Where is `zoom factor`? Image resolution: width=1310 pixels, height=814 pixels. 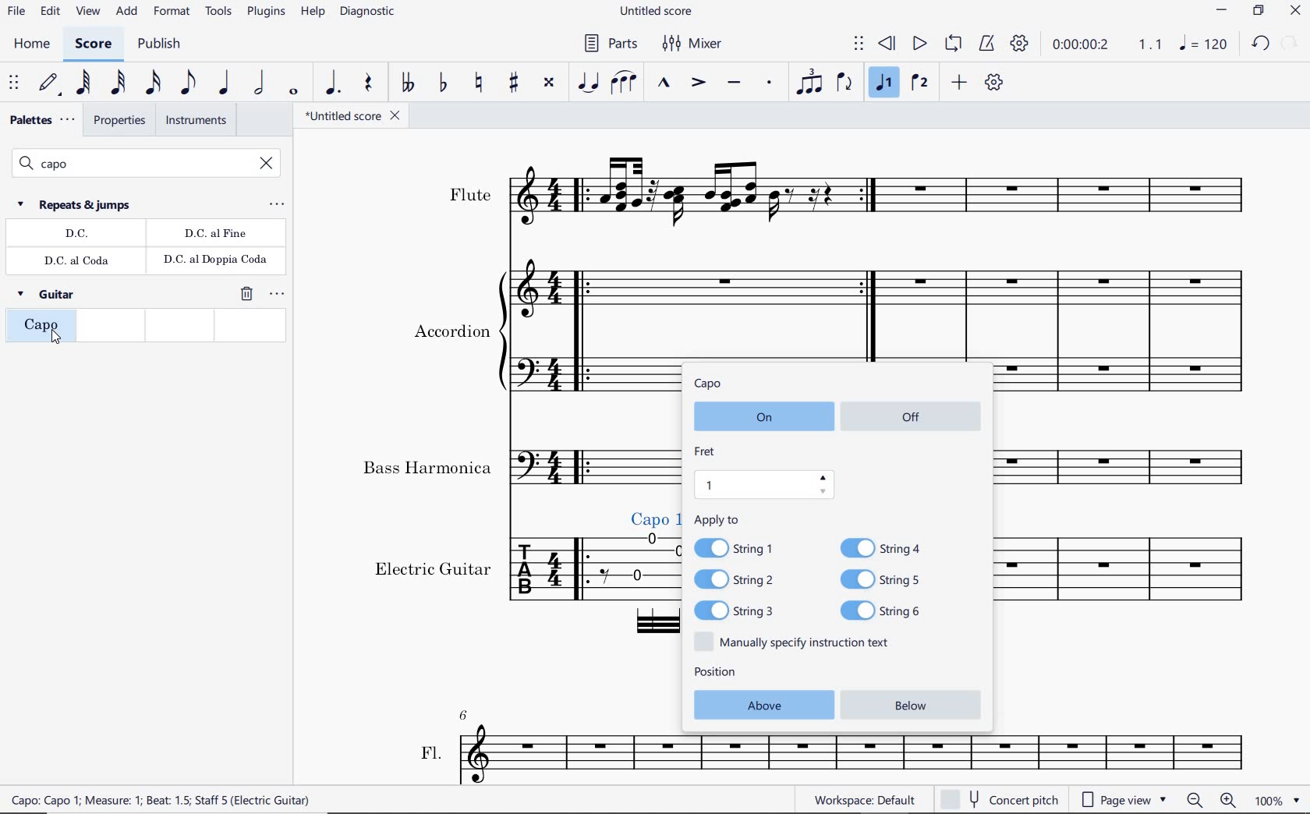
zoom factor is located at coordinates (1275, 801).